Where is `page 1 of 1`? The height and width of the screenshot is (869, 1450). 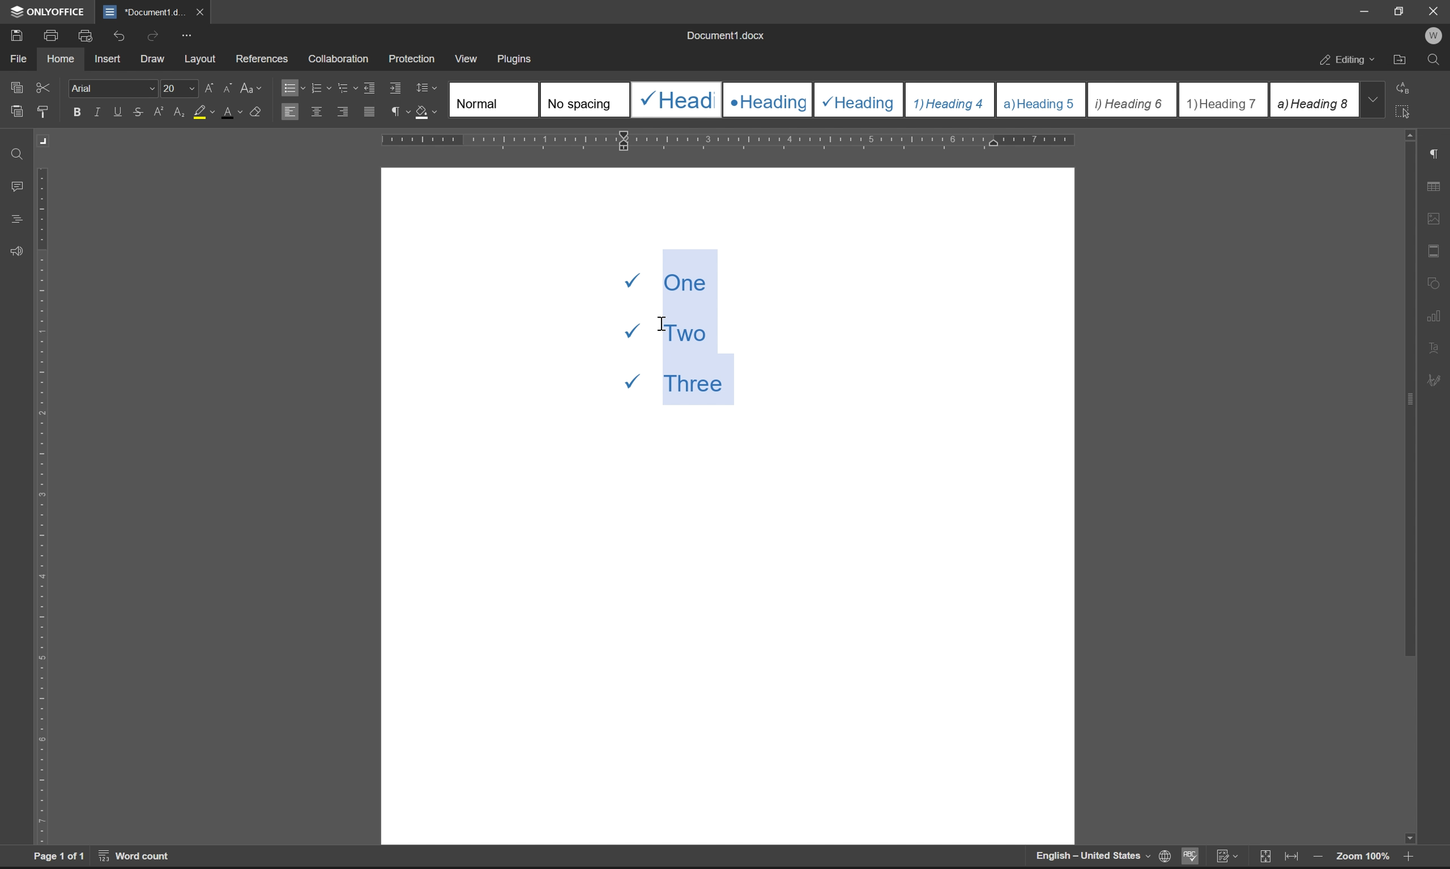
page 1 of 1 is located at coordinates (59, 856).